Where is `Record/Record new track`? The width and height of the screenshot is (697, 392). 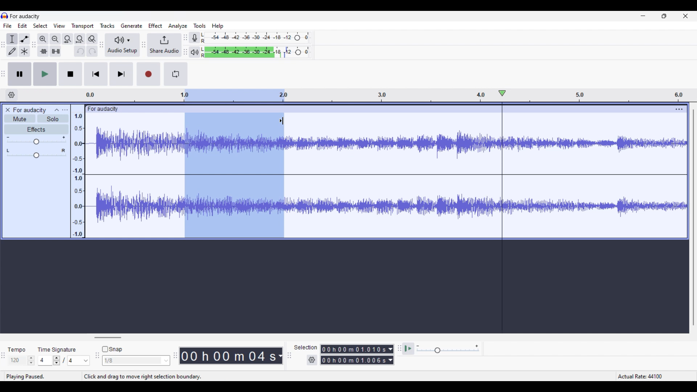 Record/Record new track is located at coordinates (148, 74).